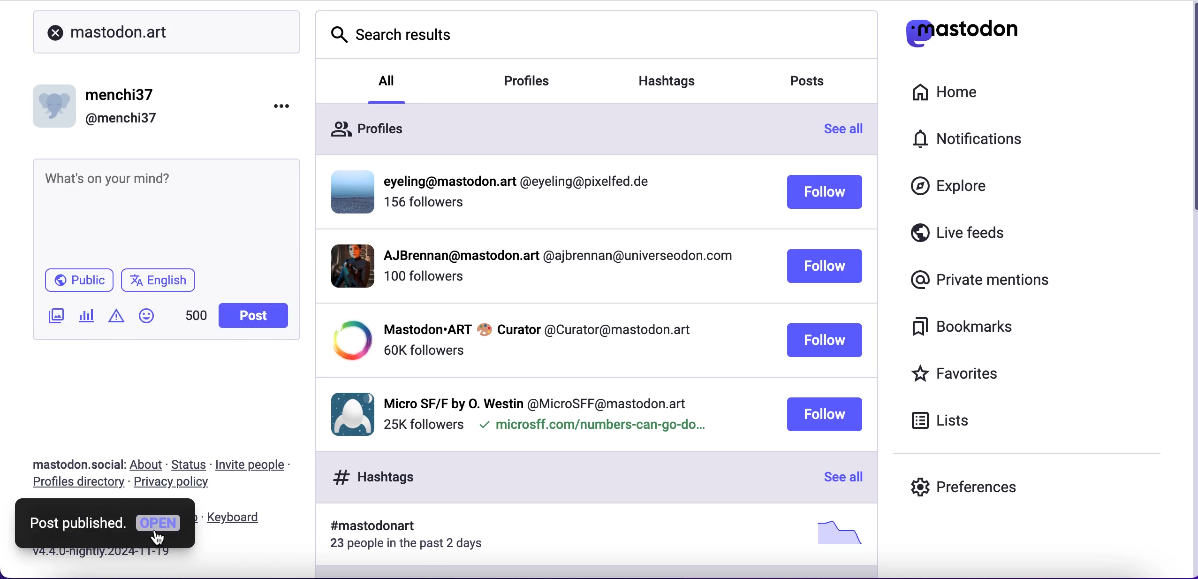  Describe the element at coordinates (977, 281) in the screenshot. I see `private mentions` at that location.